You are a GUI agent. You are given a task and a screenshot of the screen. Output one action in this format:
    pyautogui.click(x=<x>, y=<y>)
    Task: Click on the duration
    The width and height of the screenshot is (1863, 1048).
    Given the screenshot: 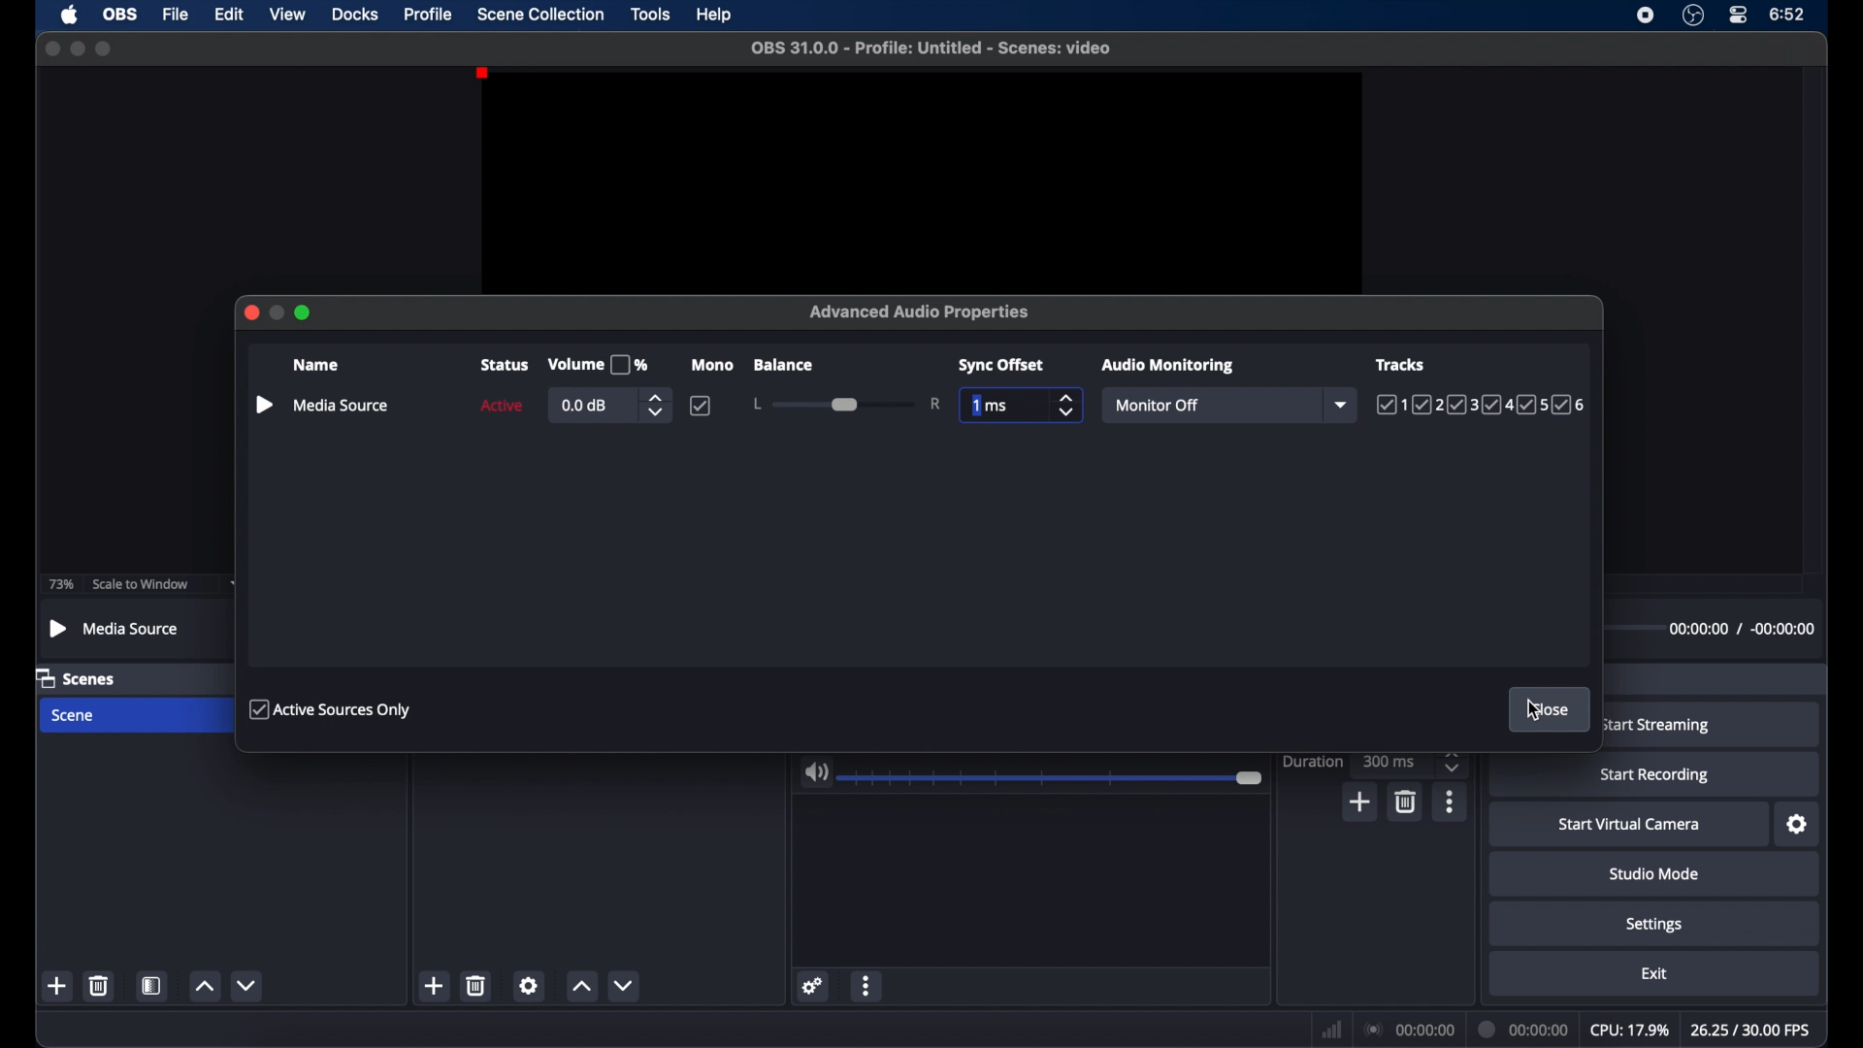 What is the action you would take?
    pyautogui.click(x=1314, y=760)
    